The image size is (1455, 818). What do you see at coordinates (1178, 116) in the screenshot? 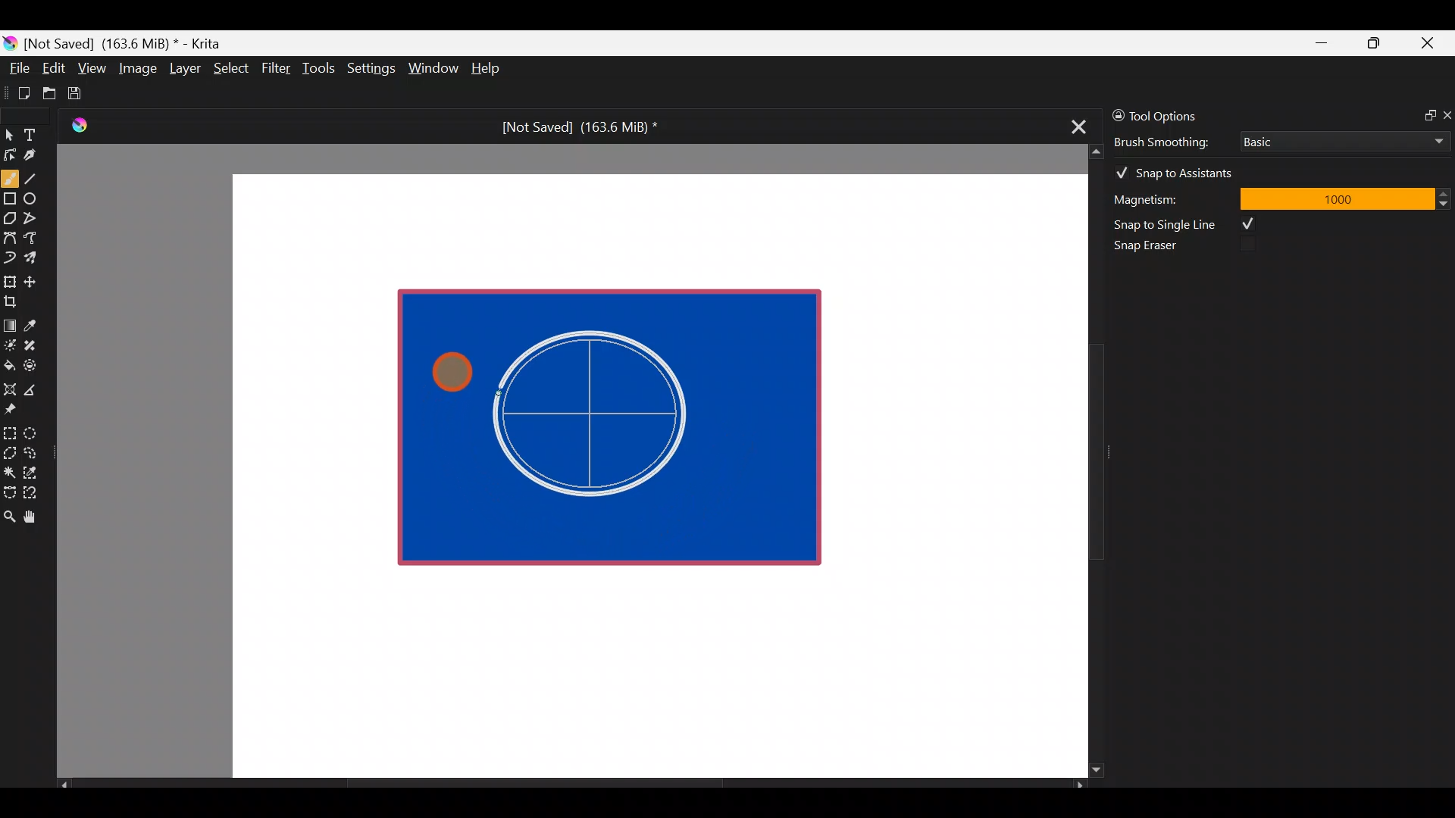
I see `Tool options` at bounding box center [1178, 116].